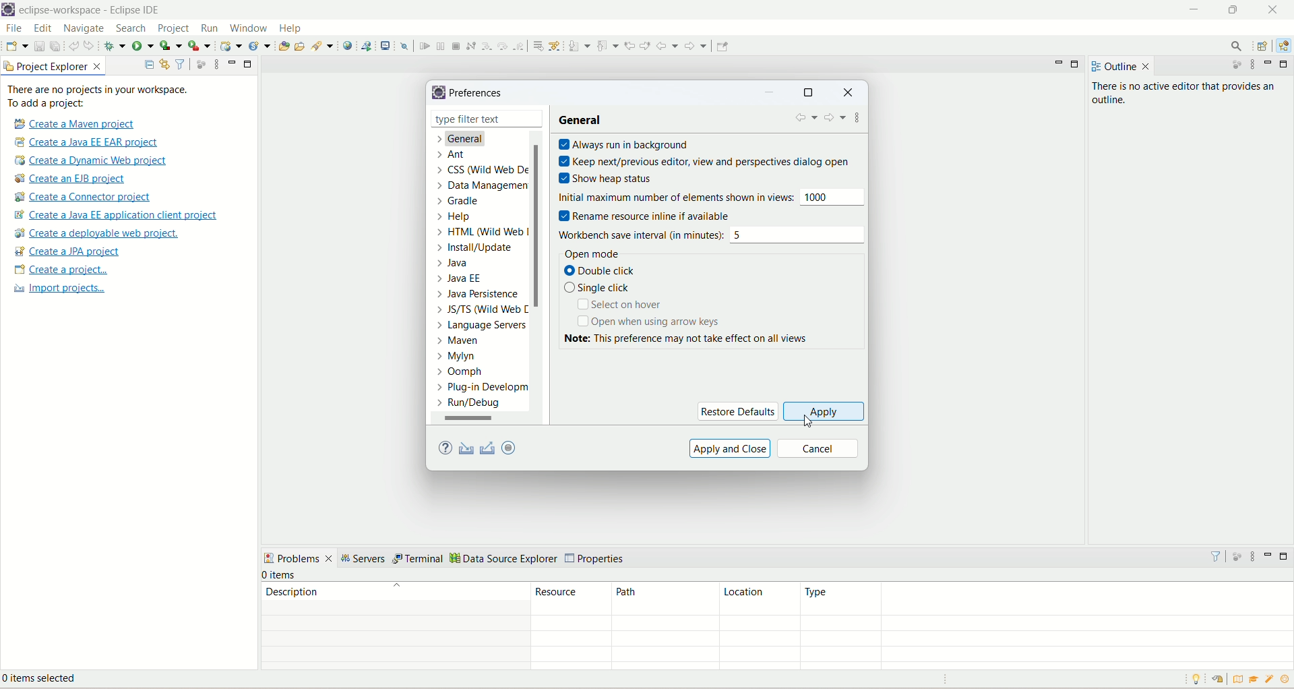 This screenshot has width=1294, height=689. Describe the element at coordinates (468, 448) in the screenshot. I see `import` at that location.